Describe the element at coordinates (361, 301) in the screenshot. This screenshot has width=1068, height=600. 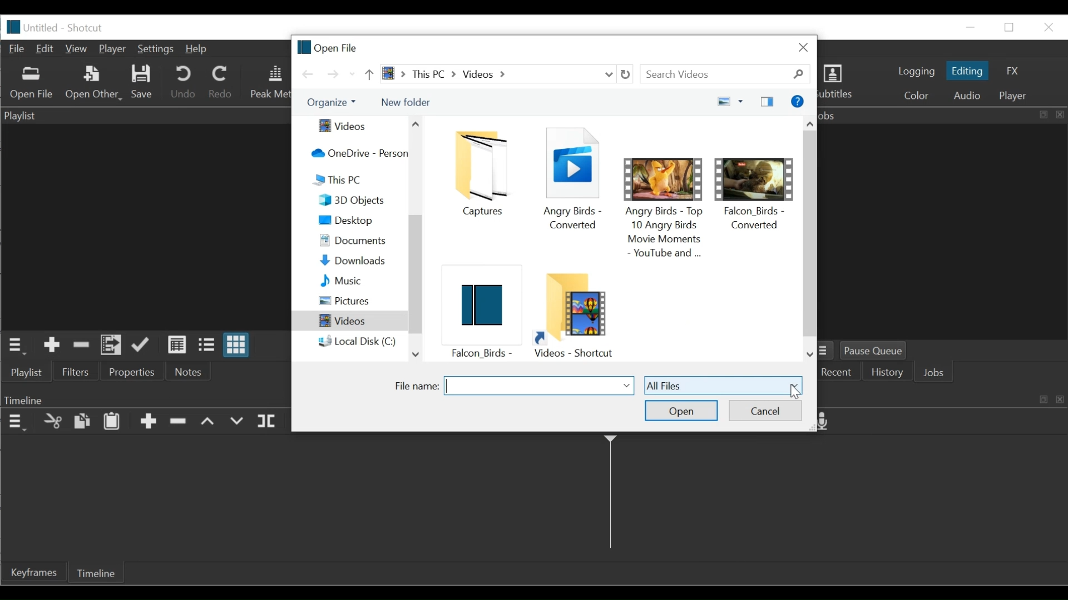
I see `Pictures` at that location.